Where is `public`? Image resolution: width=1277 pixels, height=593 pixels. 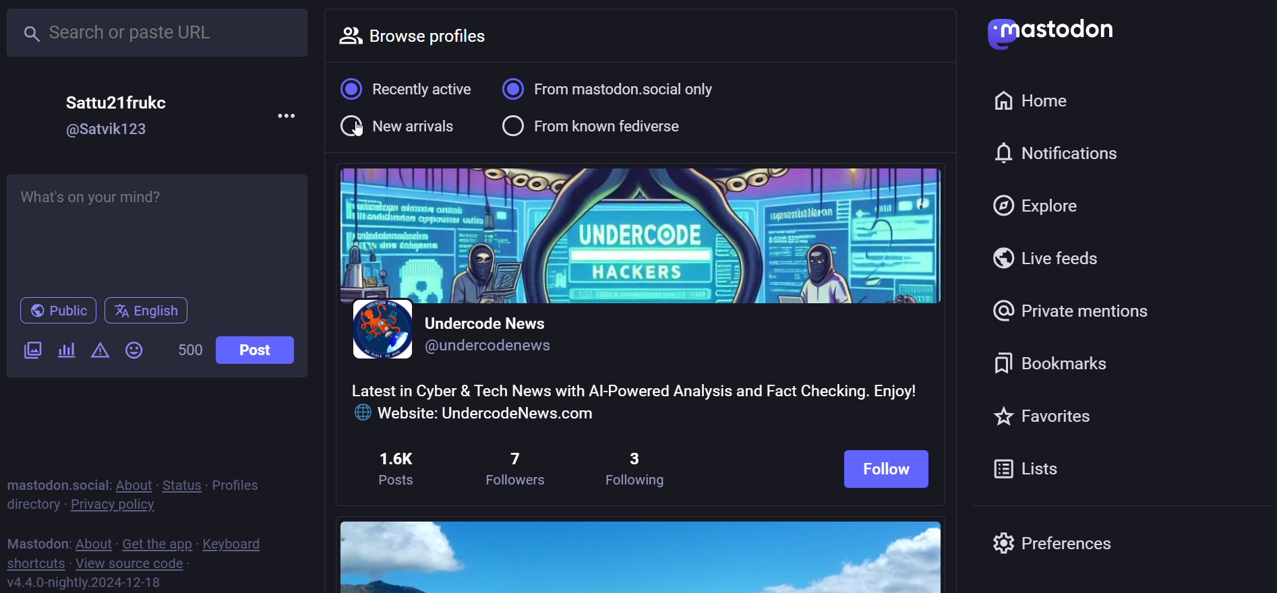
public is located at coordinates (57, 312).